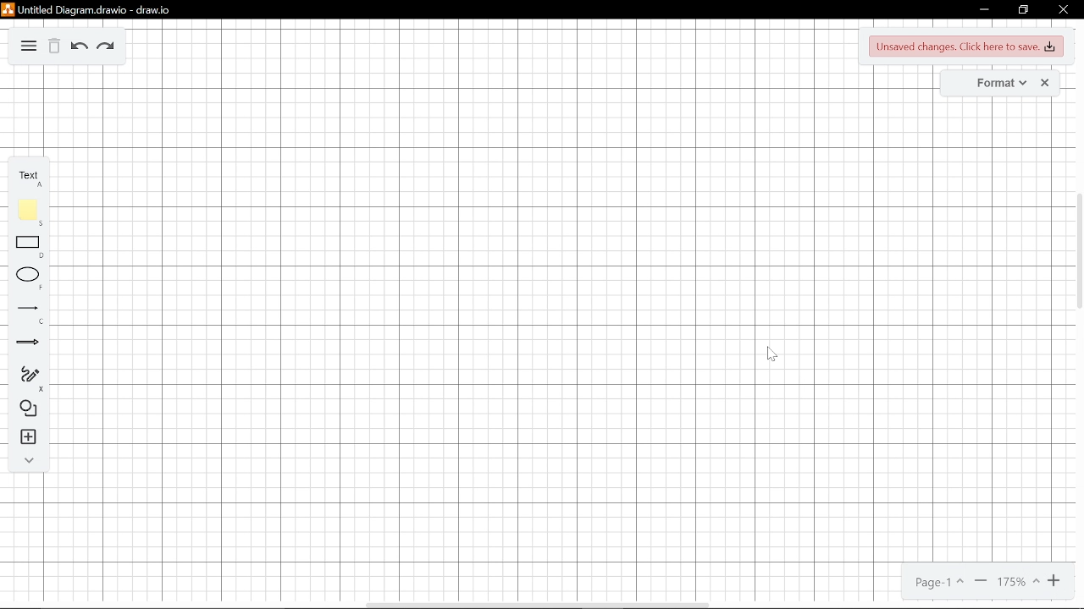 The height and width of the screenshot is (609, 1084). I want to click on close, so click(1063, 8).